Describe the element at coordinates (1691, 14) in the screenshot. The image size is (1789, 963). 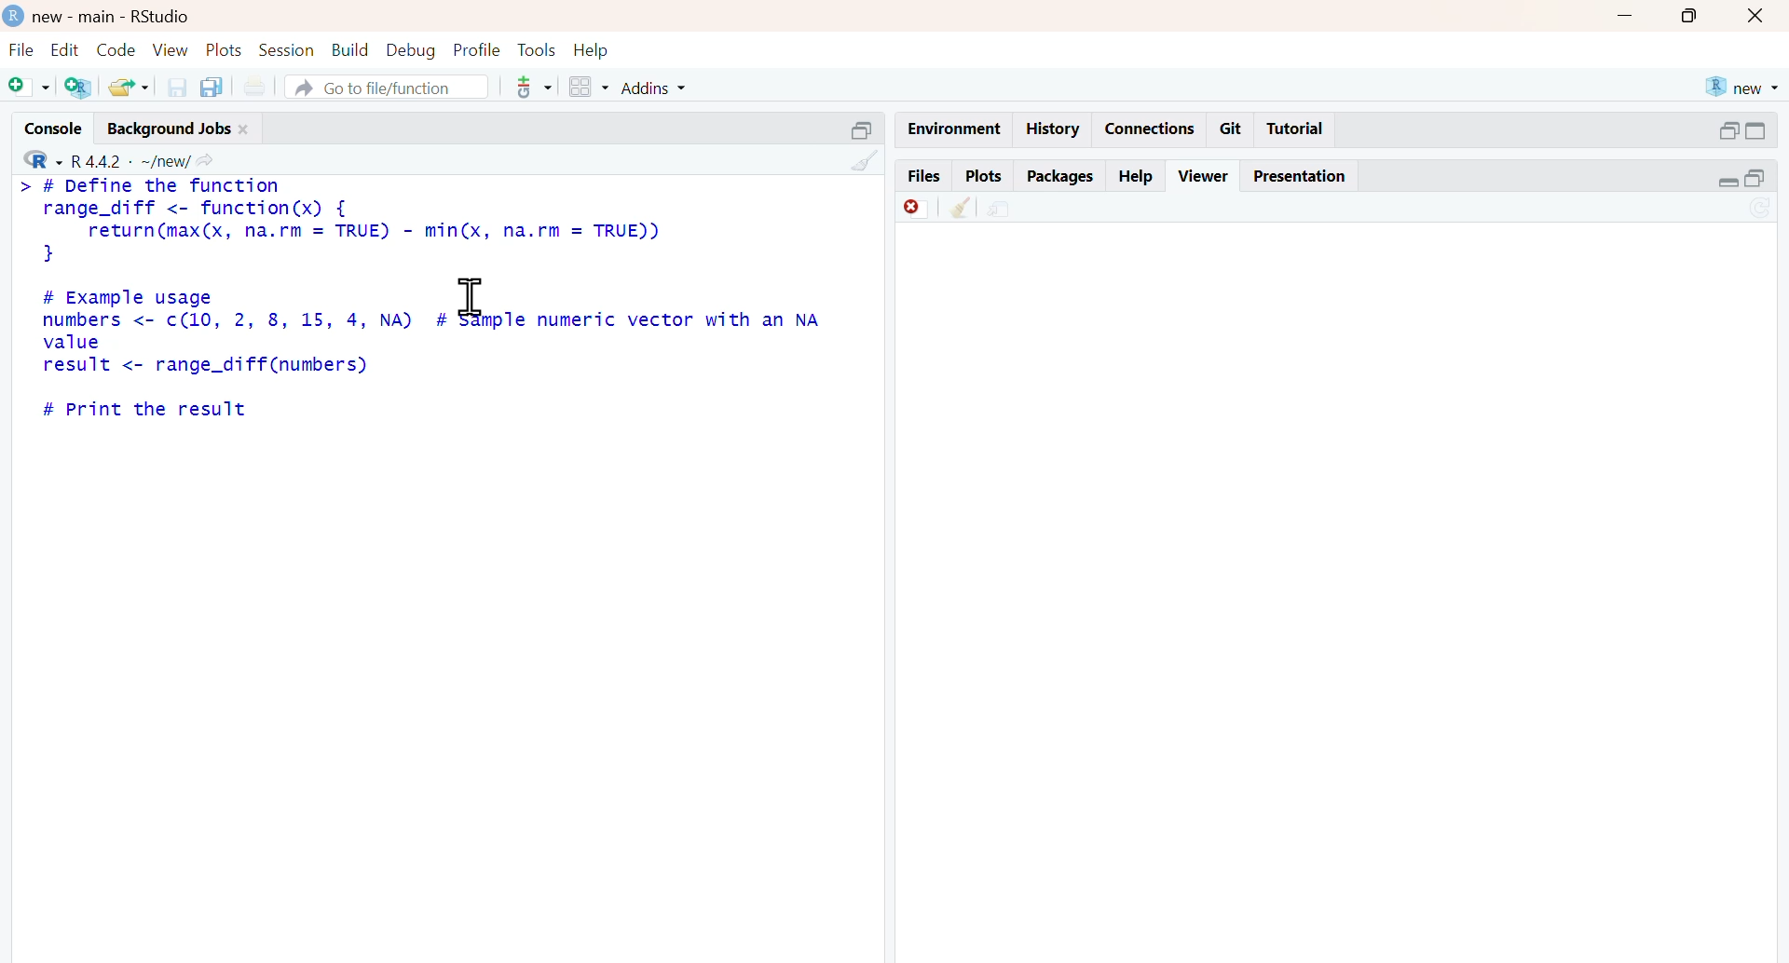
I see `maximise` at that location.